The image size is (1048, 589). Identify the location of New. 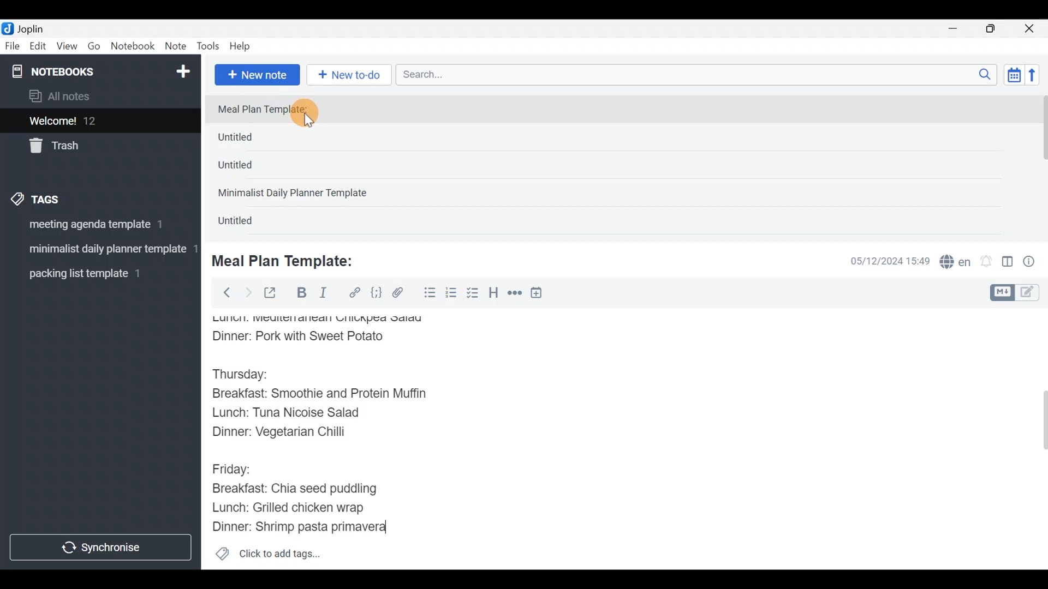
(182, 69).